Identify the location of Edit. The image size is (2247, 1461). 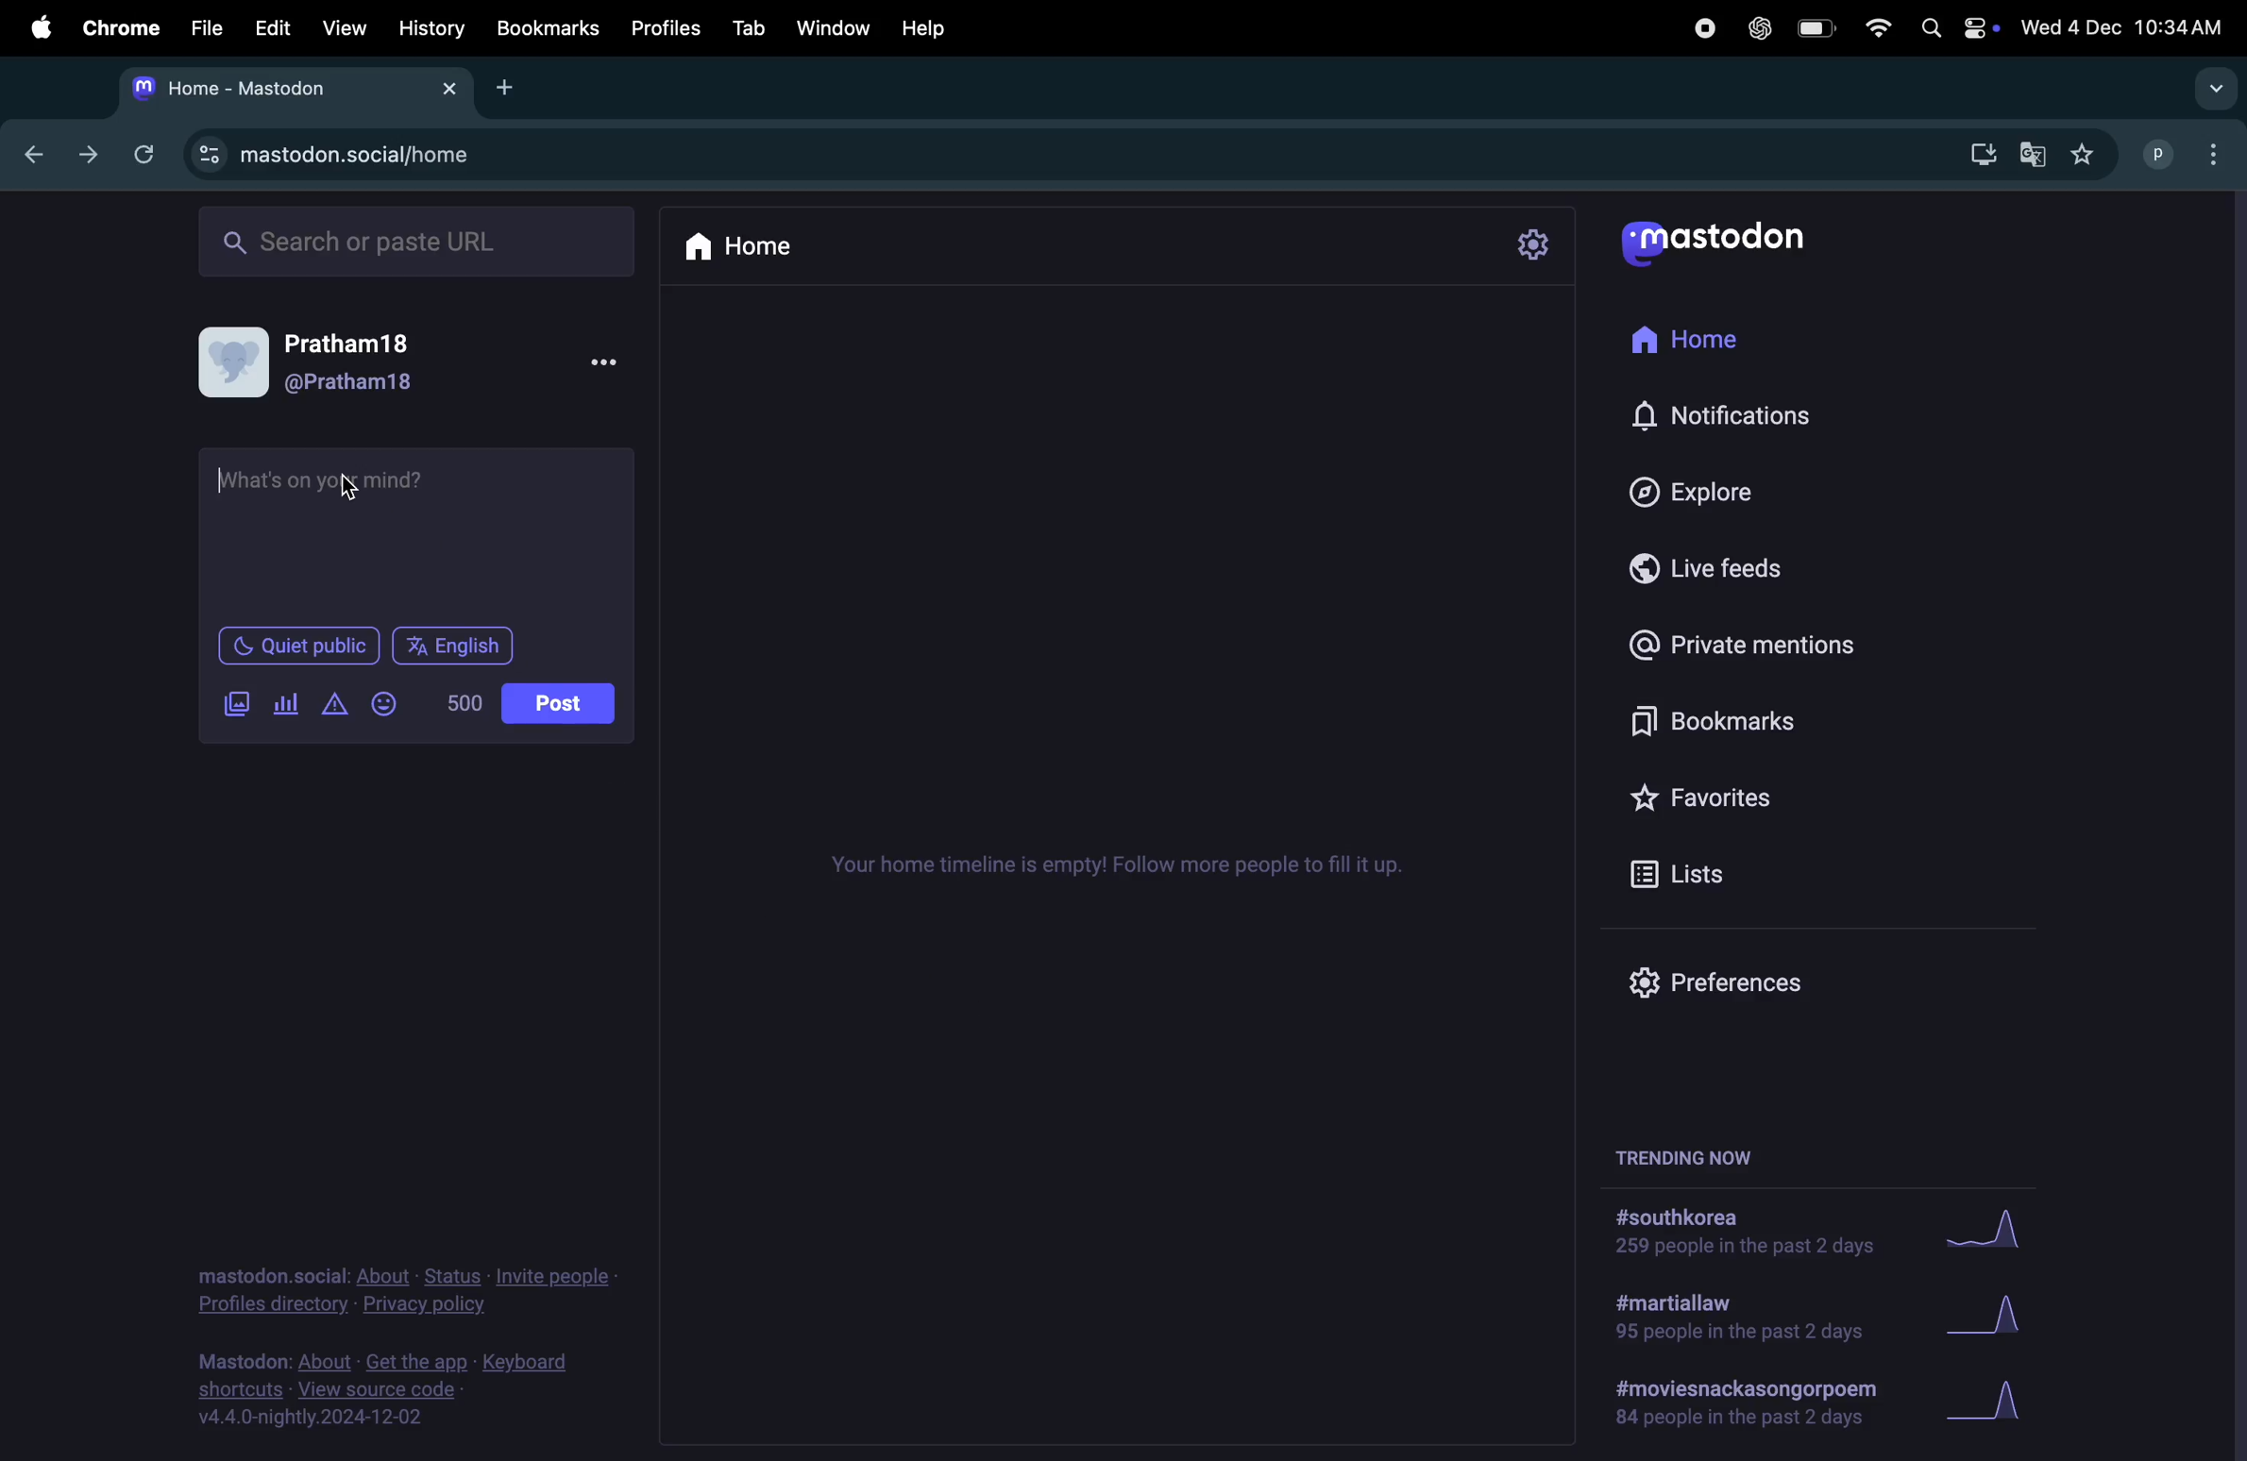
(275, 27).